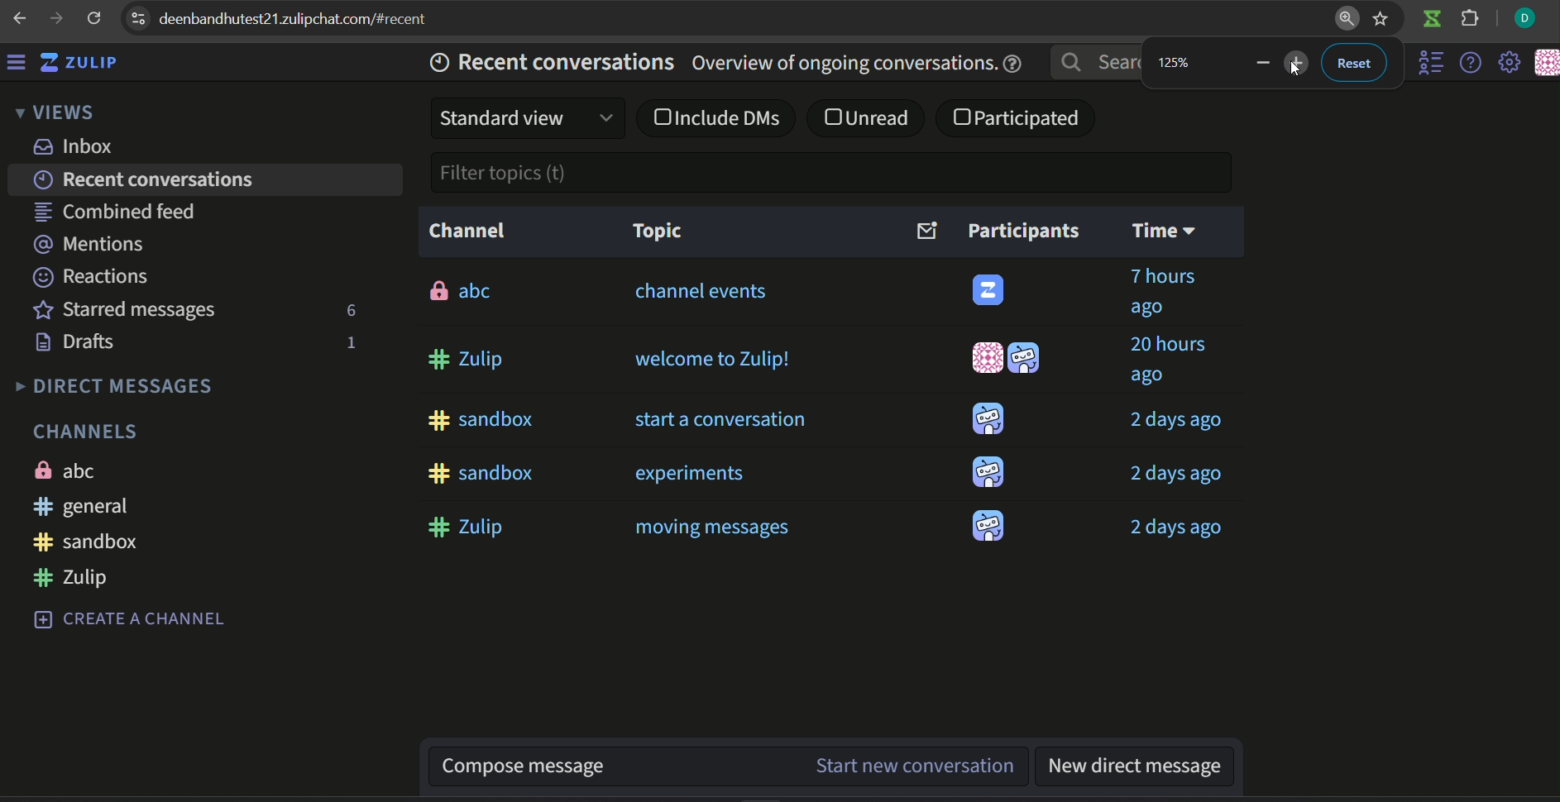 This screenshot has width=1560, height=802. What do you see at coordinates (125, 308) in the screenshot?
I see `starred messages` at bounding box center [125, 308].